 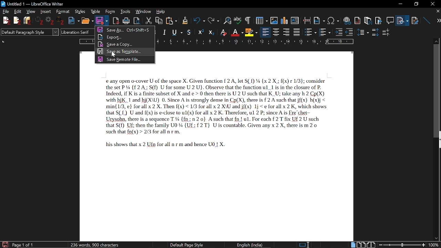 I want to click on vertical scroll bar, so click(x=437, y=90).